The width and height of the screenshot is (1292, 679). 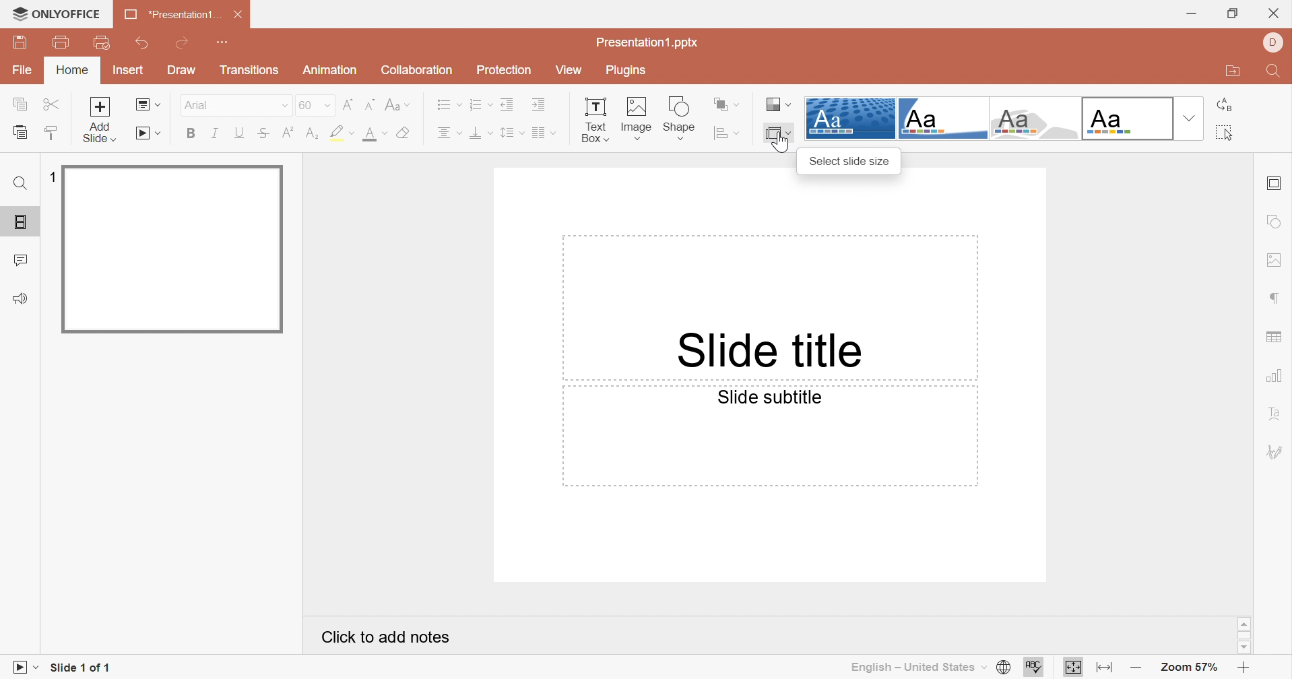 I want to click on Copy style, so click(x=53, y=132).